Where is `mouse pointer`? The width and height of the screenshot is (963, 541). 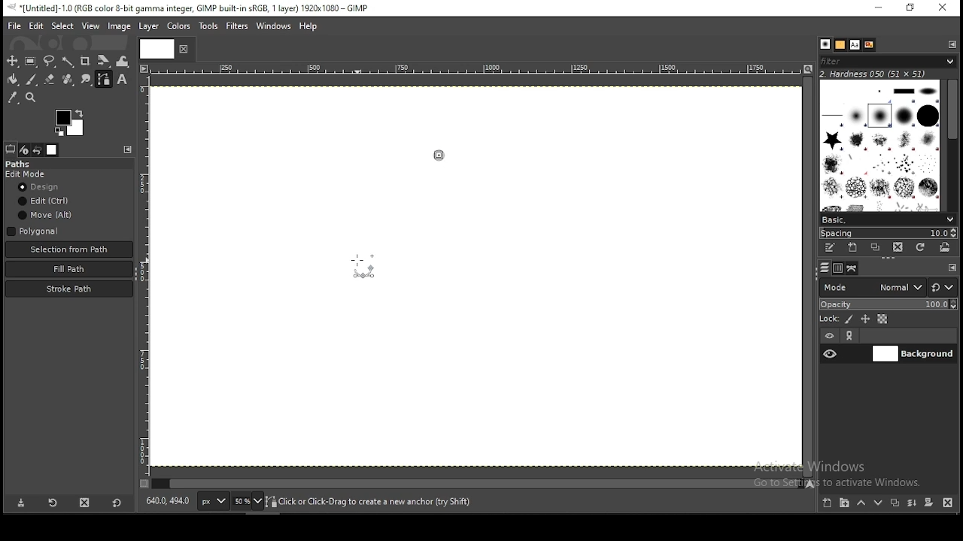
mouse pointer is located at coordinates (363, 261).